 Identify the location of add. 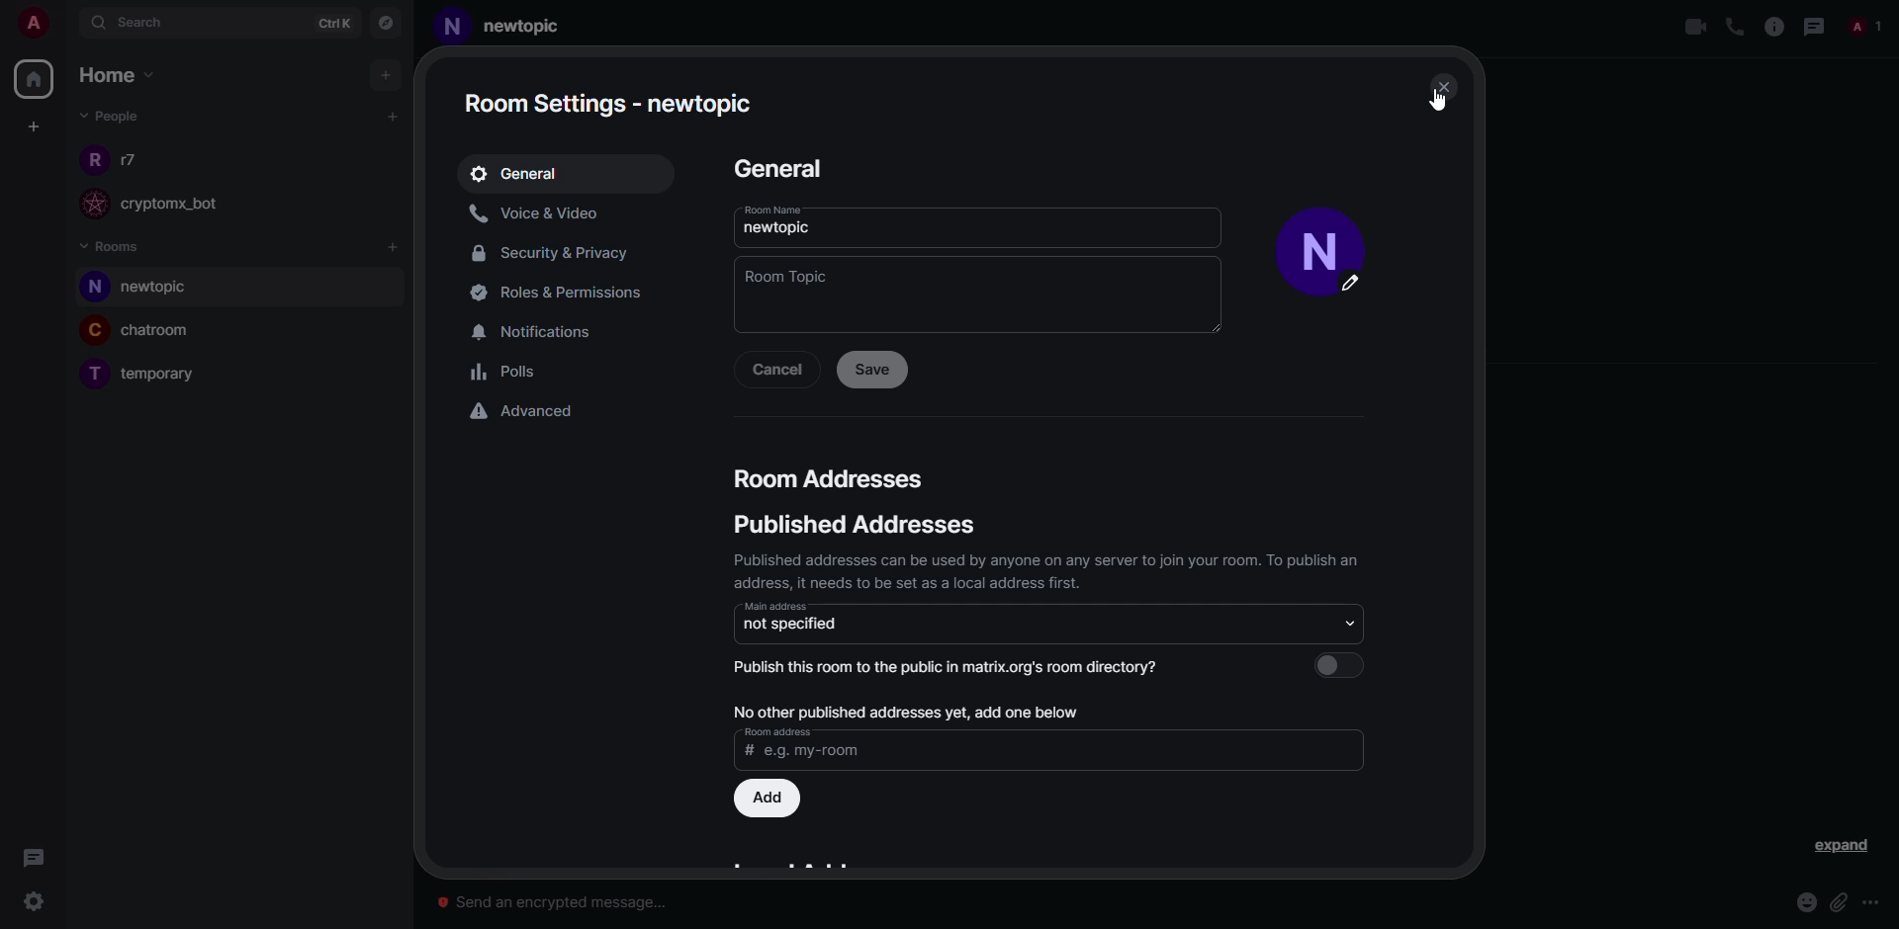
(389, 74).